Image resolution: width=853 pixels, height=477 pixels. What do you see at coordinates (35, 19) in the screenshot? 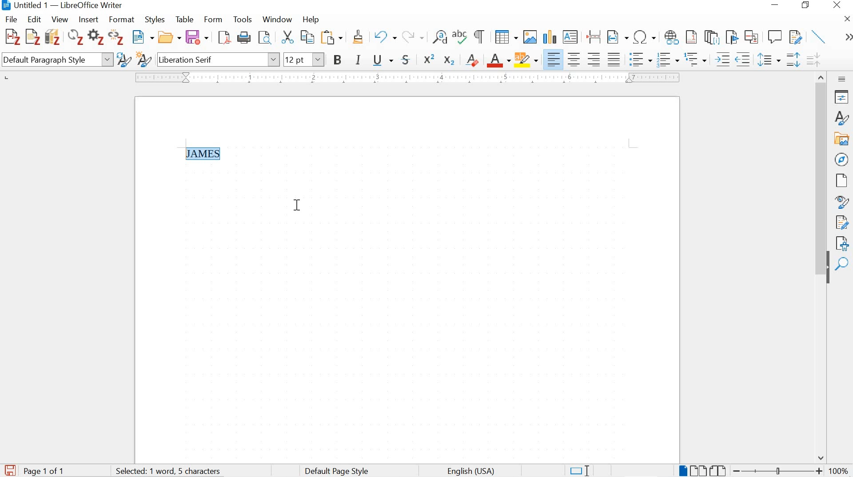
I see `edit` at bounding box center [35, 19].